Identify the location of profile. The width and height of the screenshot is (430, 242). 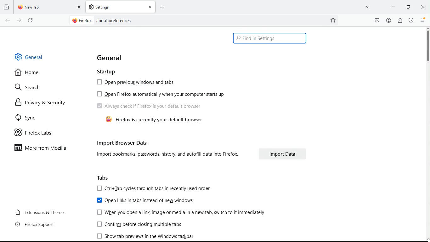
(388, 20).